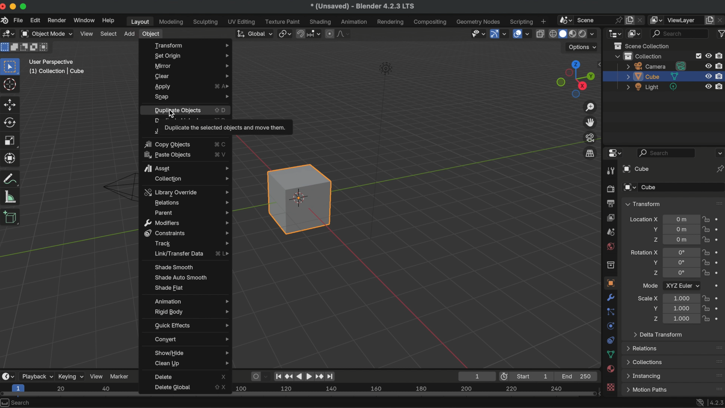 This screenshot has width=725, height=408. Describe the element at coordinates (680, 319) in the screenshot. I see `scale location` at that location.